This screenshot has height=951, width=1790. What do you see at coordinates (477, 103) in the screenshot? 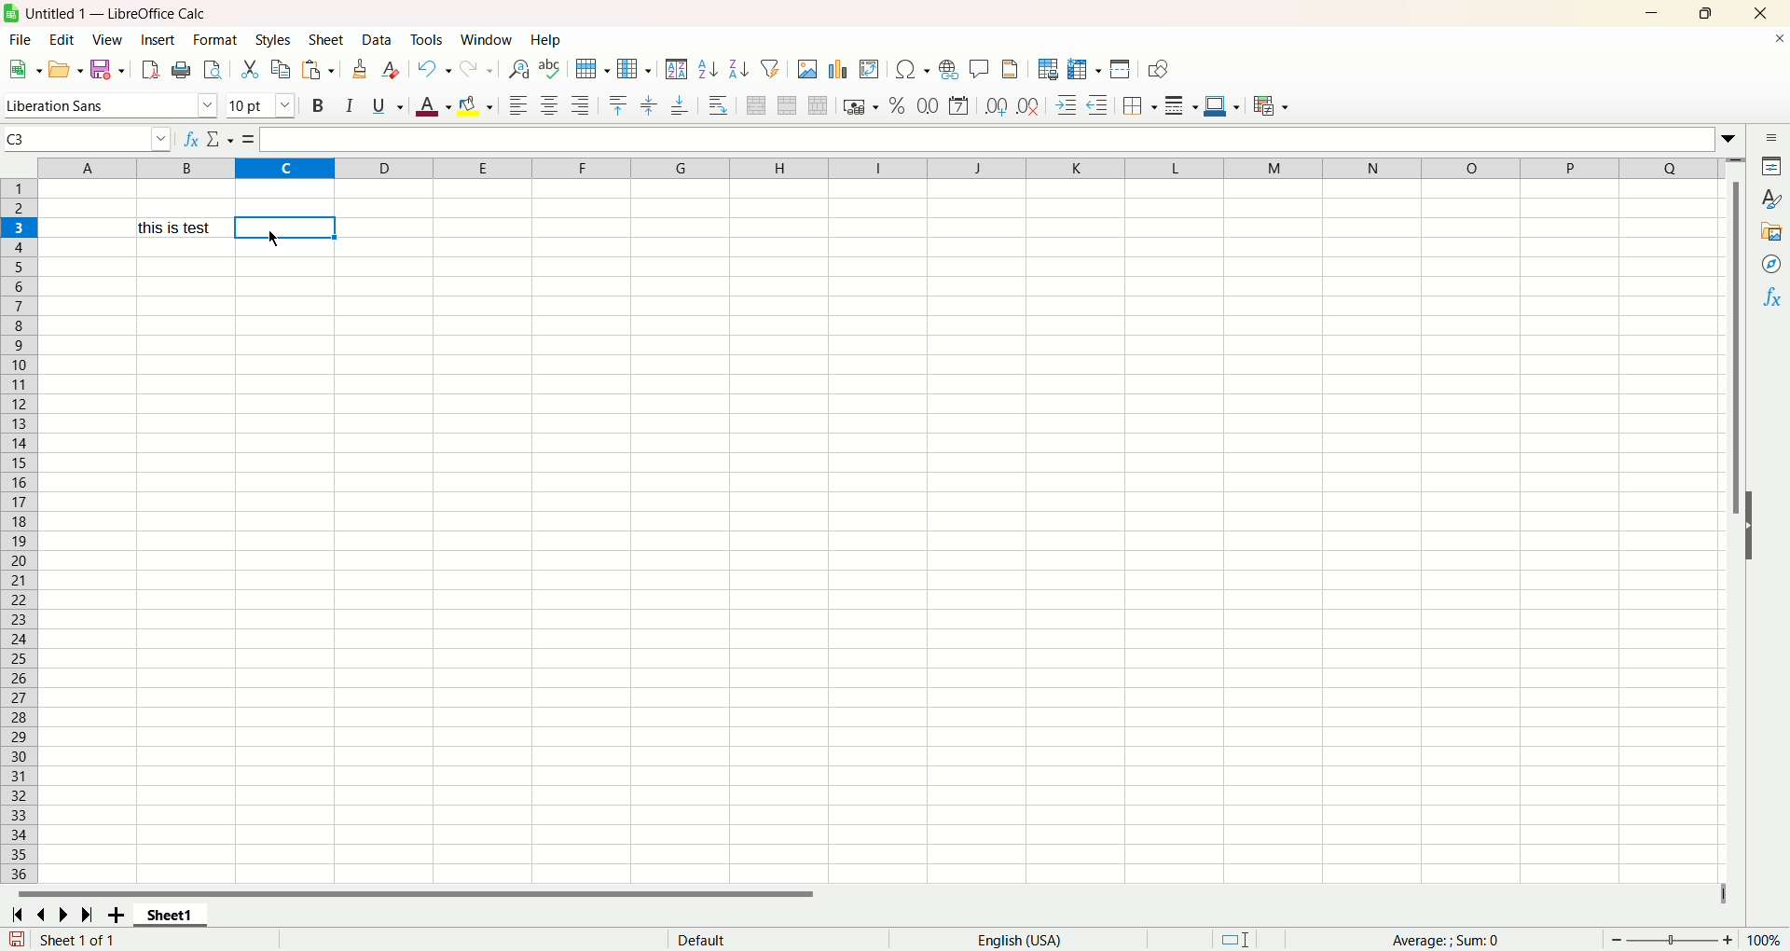
I see `background color` at bounding box center [477, 103].